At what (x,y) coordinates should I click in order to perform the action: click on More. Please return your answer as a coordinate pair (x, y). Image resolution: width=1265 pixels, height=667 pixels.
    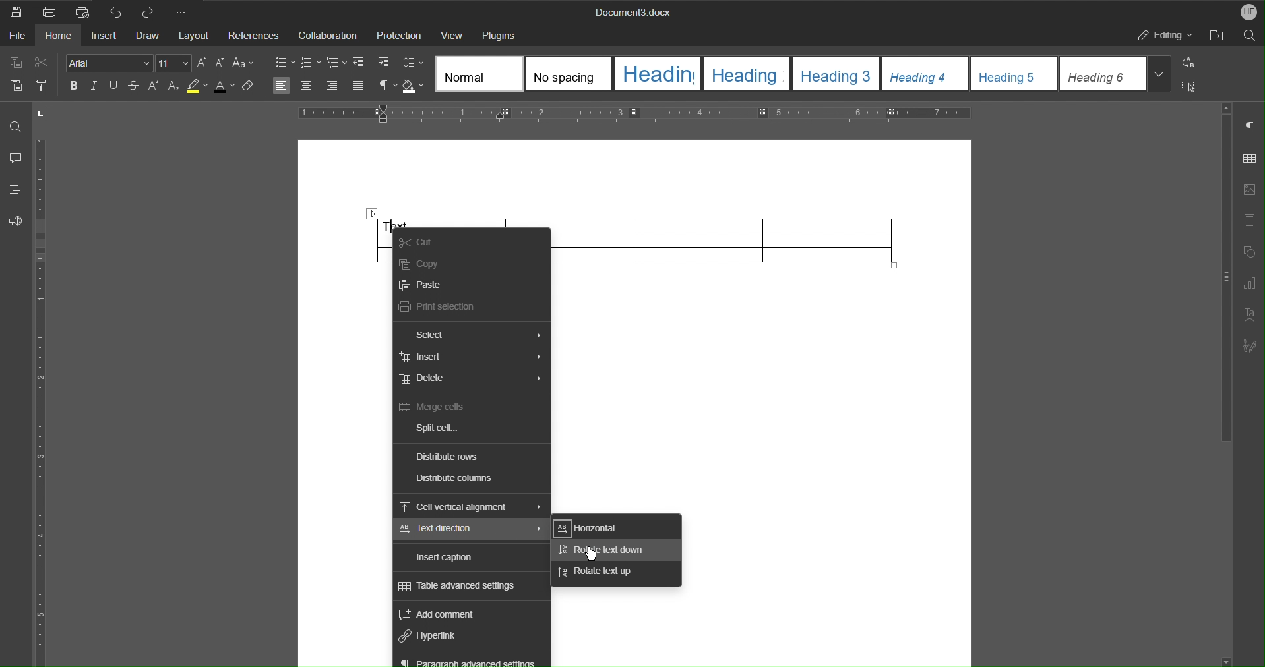
    Looking at the image, I should click on (187, 11).